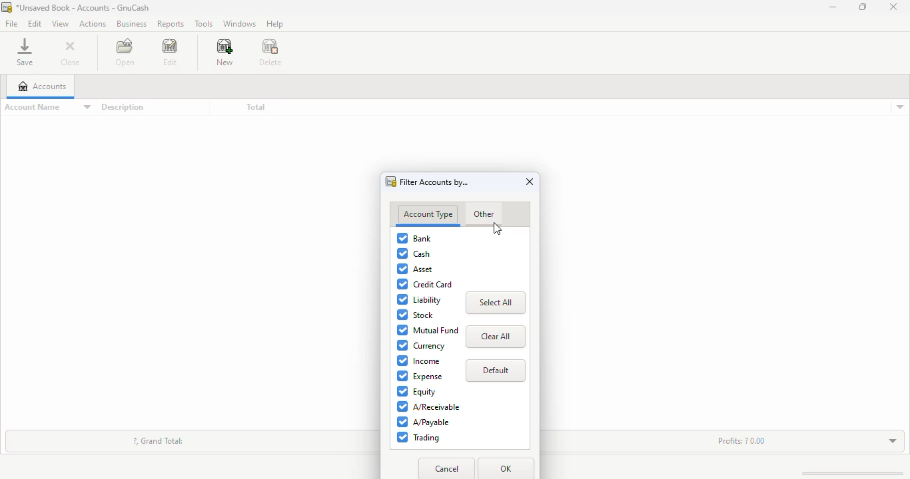 This screenshot has height=479, width=910. I want to click on file, so click(11, 25).